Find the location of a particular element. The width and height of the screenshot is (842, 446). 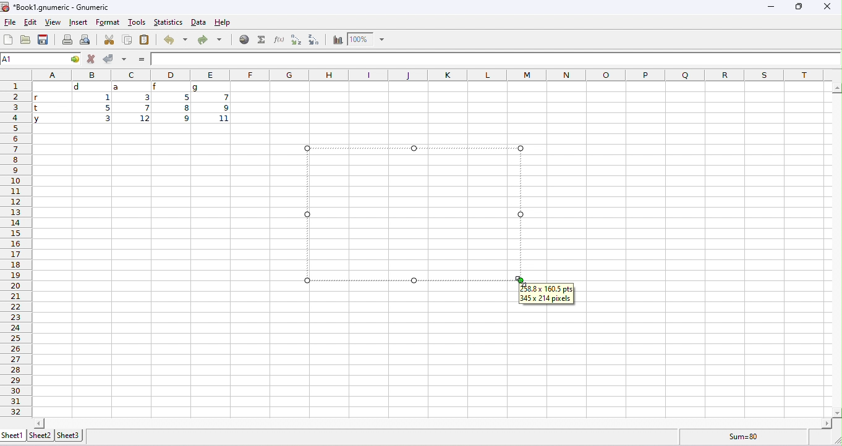

save is located at coordinates (43, 39).